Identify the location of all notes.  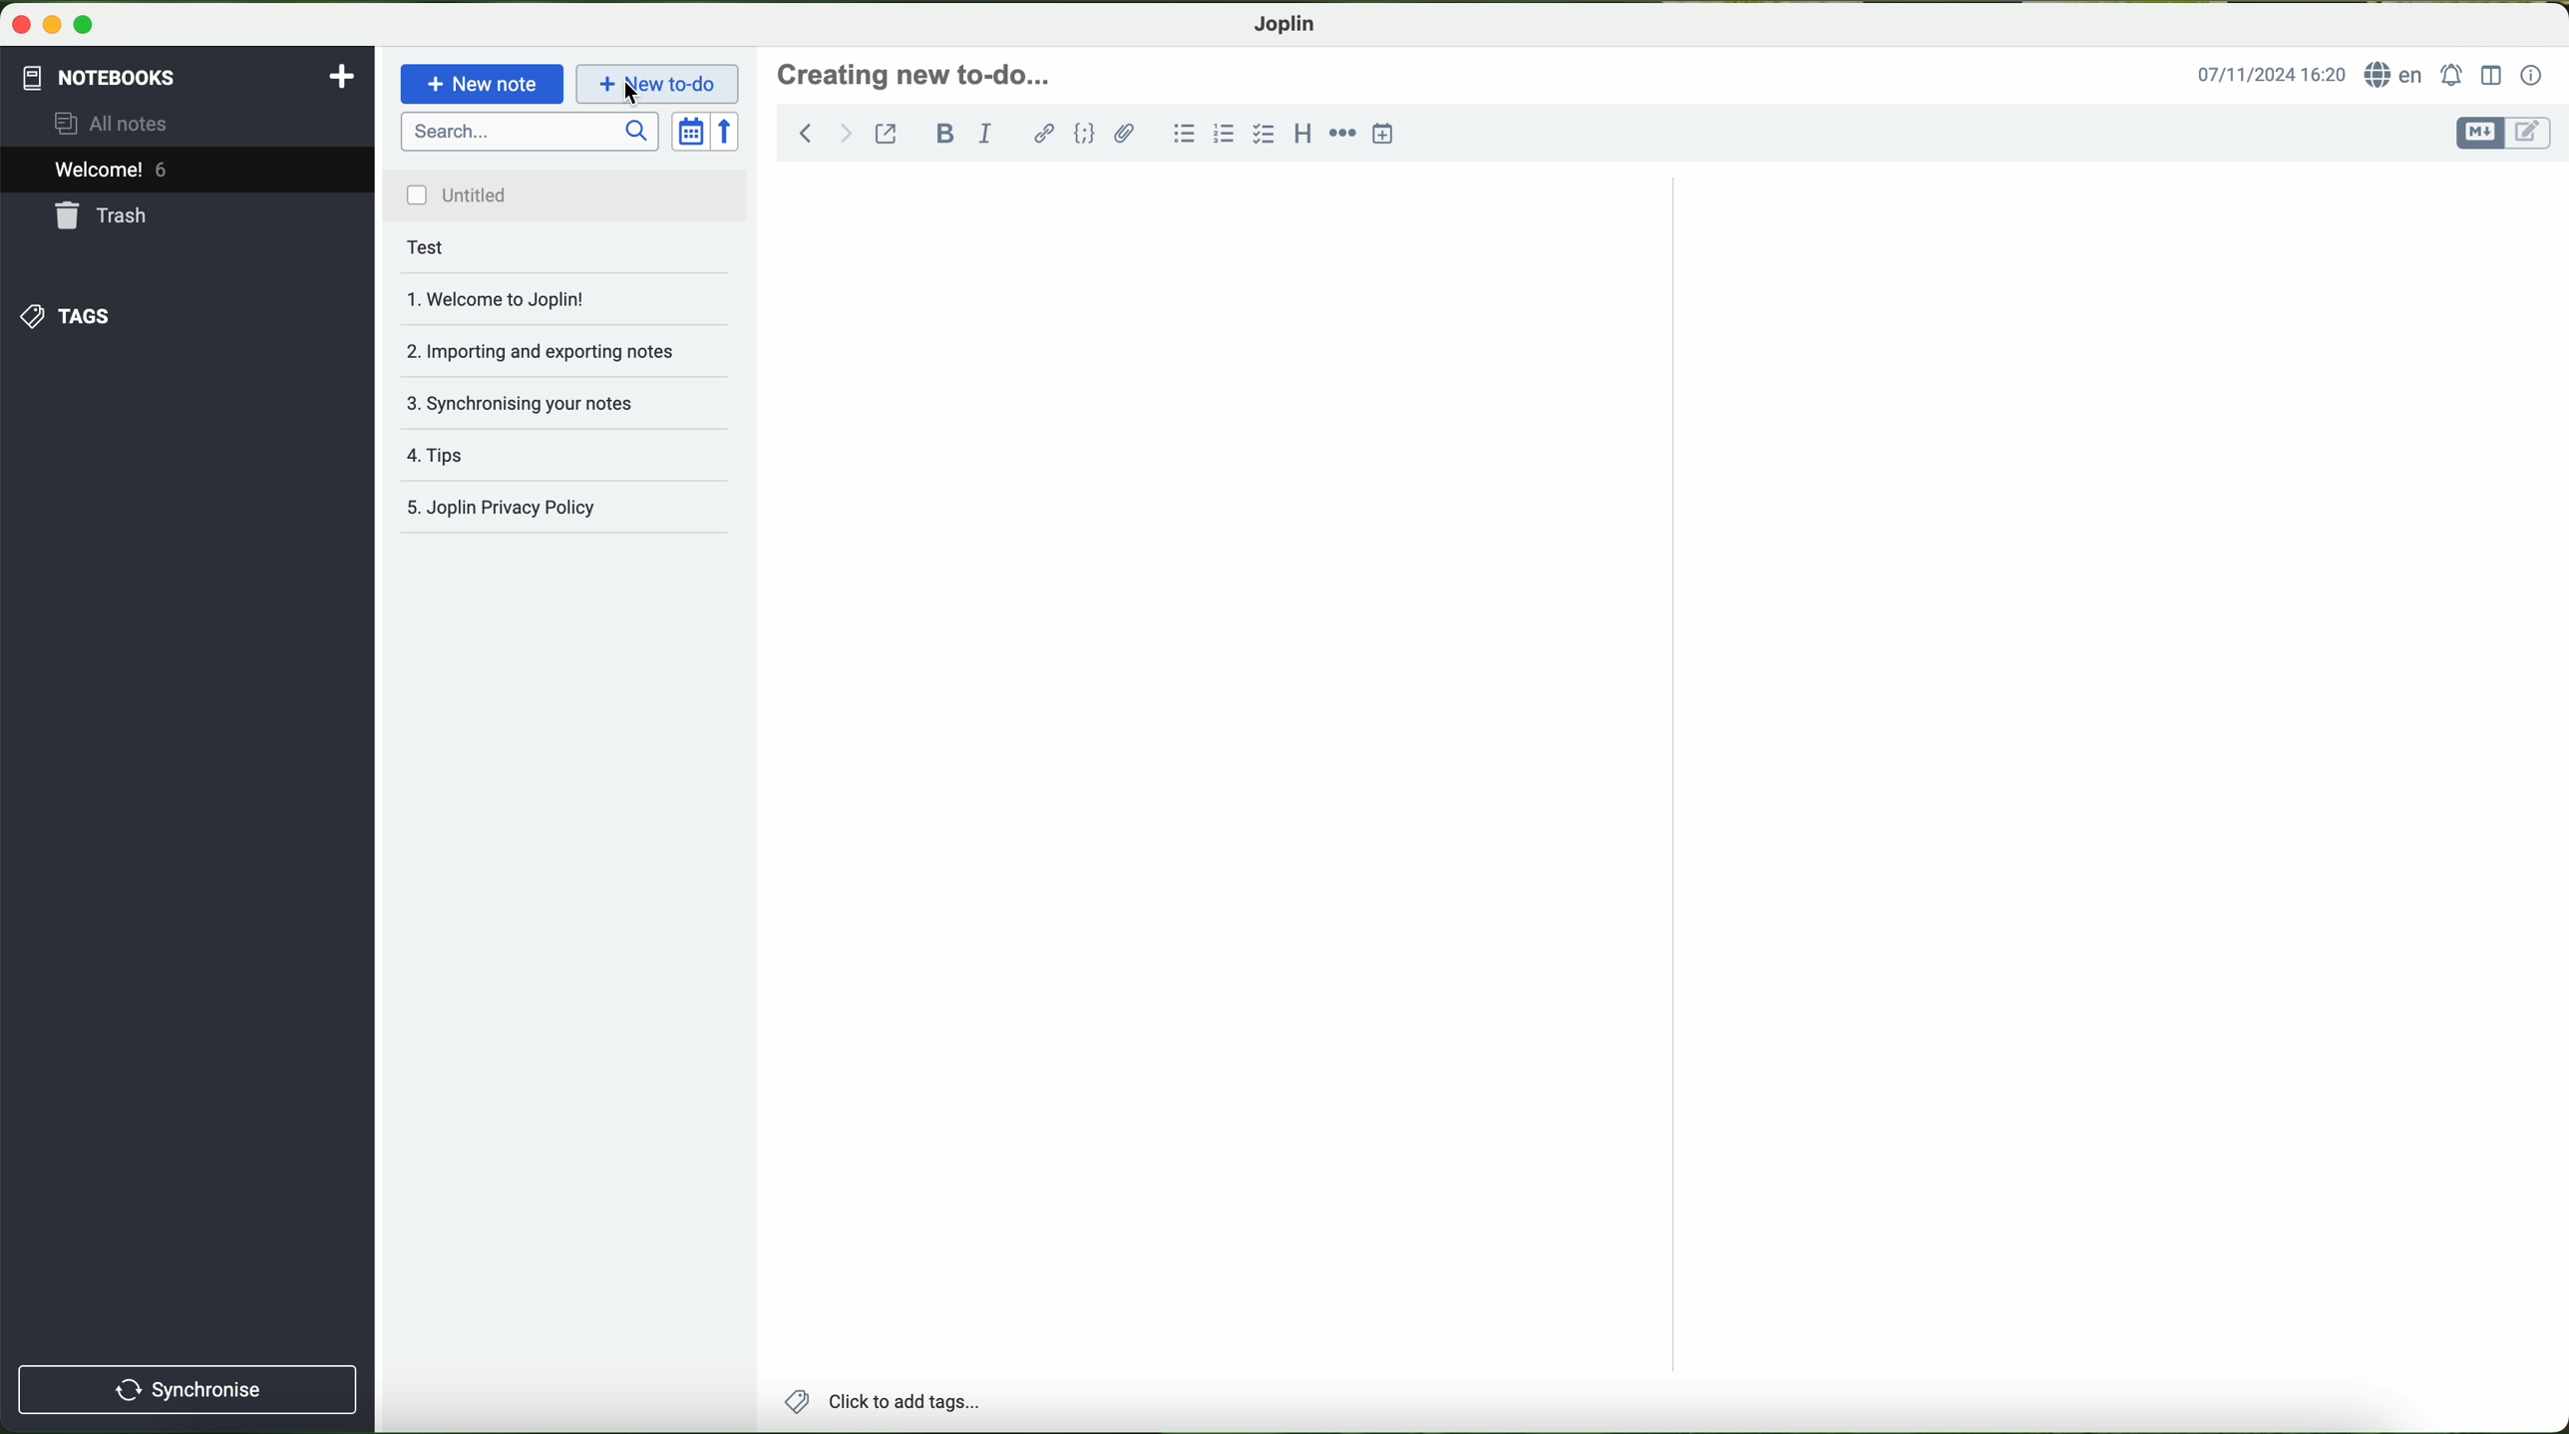
(132, 125).